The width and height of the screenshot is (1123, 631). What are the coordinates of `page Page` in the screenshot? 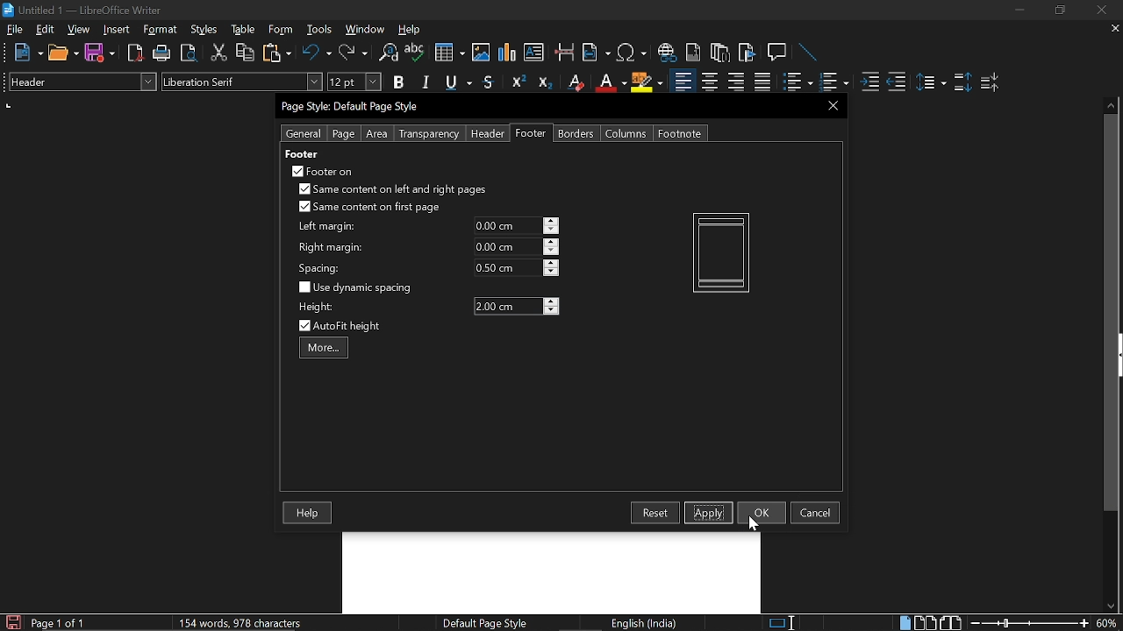 It's located at (343, 134).